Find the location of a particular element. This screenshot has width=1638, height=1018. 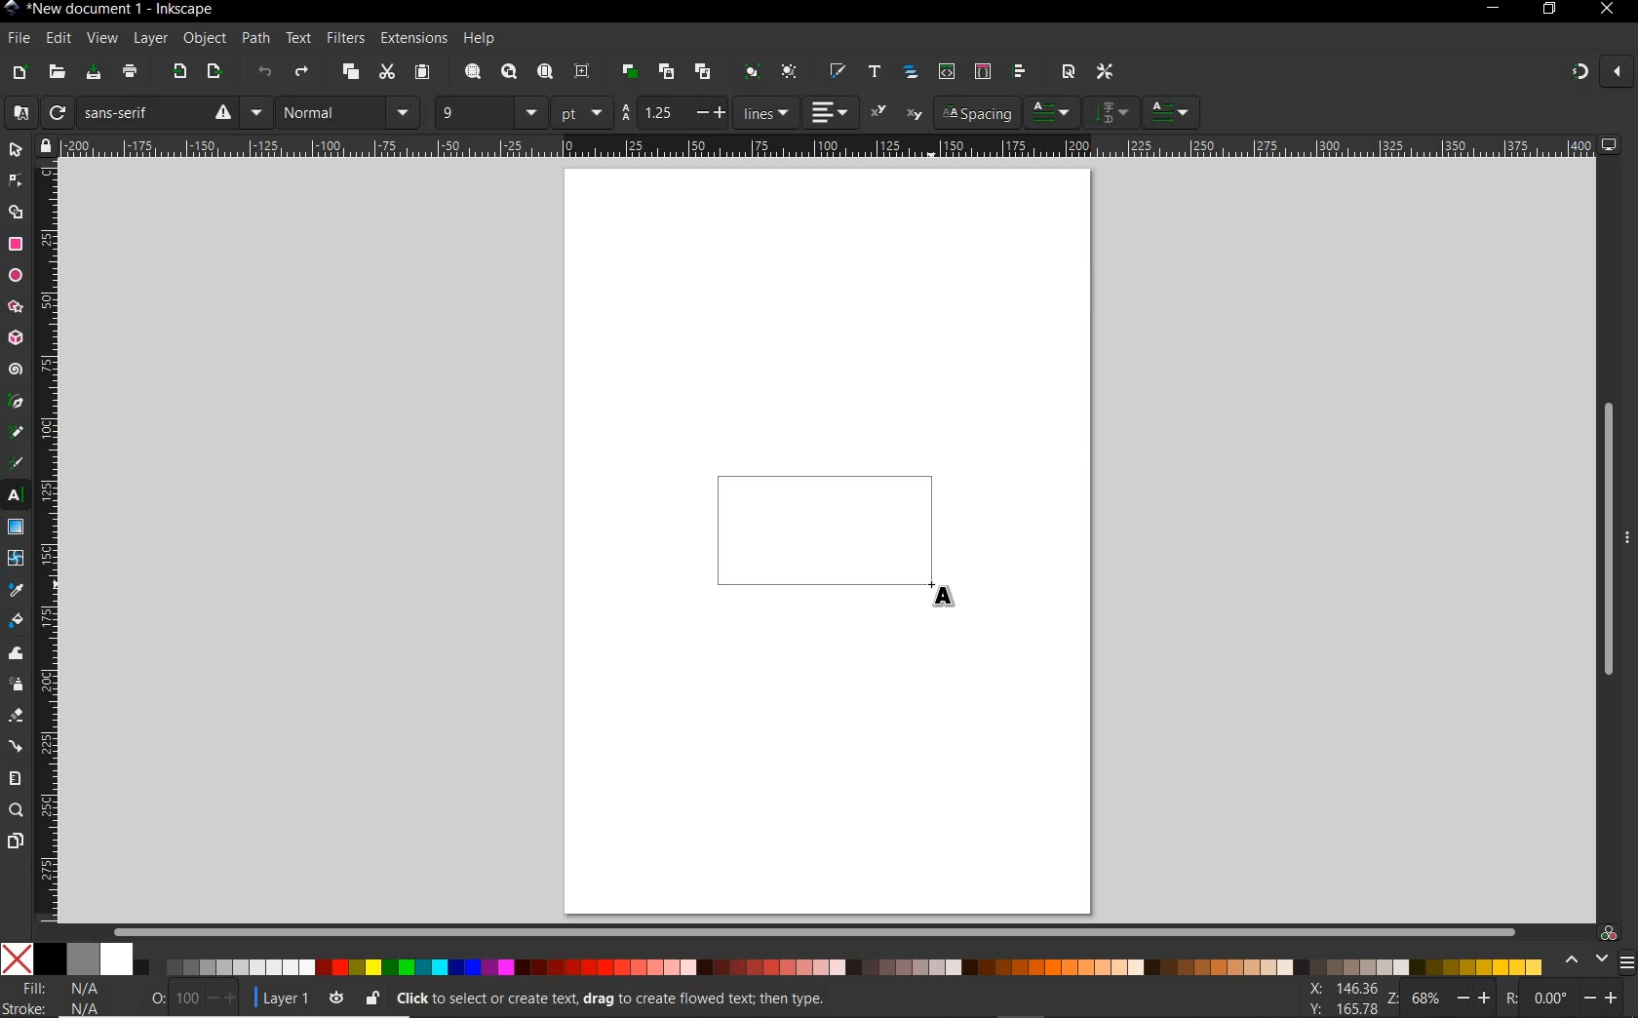

text is located at coordinates (295, 39).